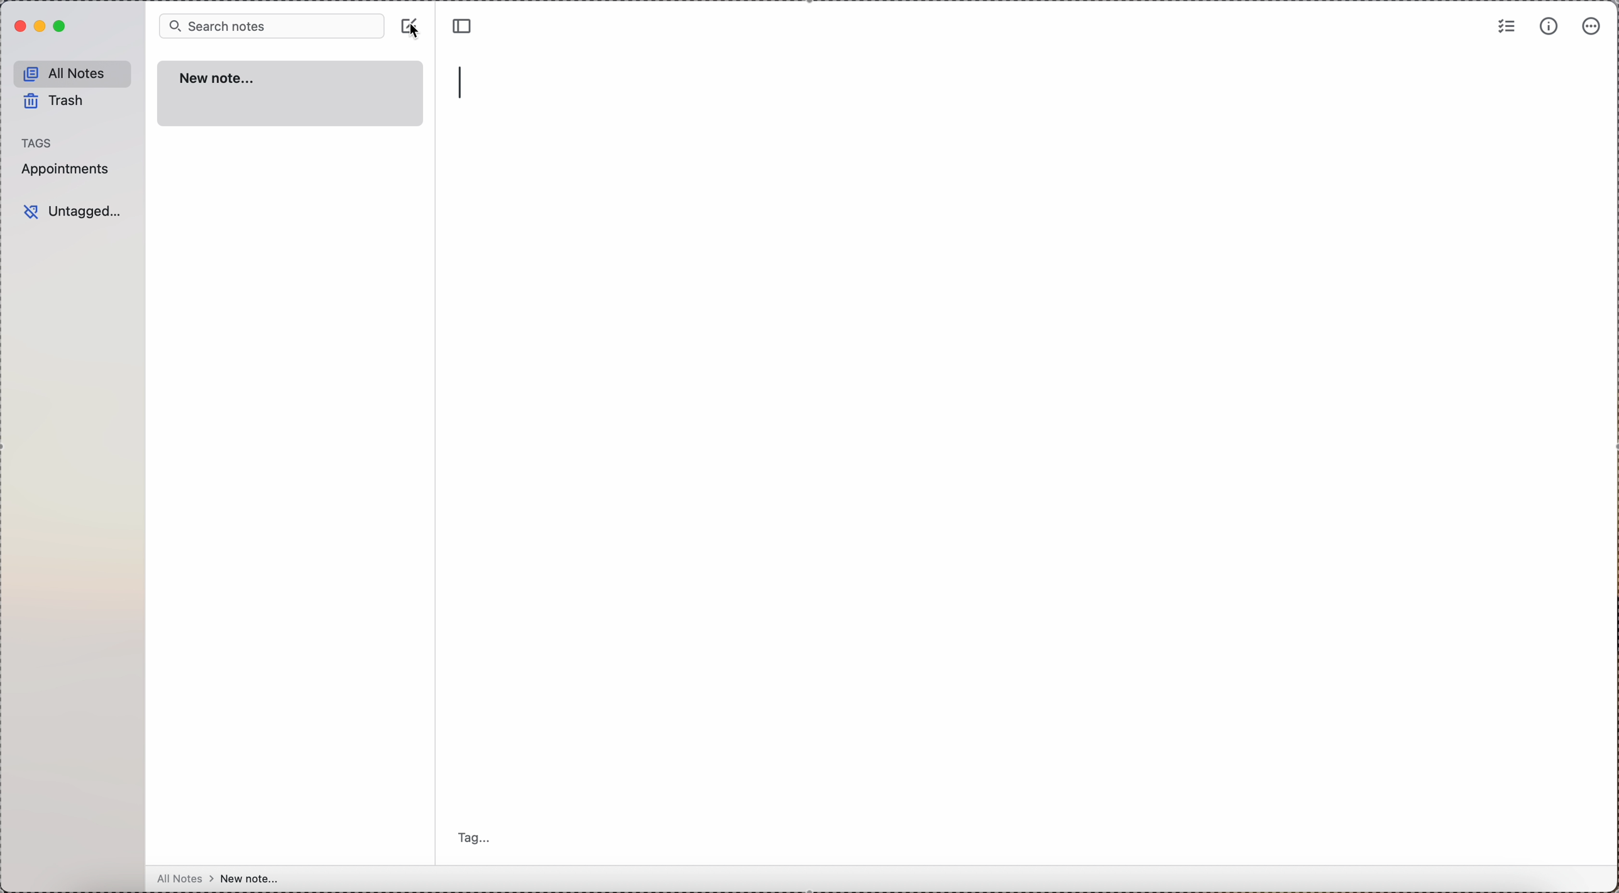  What do you see at coordinates (18, 26) in the screenshot?
I see `close Simplenote` at bounding box center [18, 26].